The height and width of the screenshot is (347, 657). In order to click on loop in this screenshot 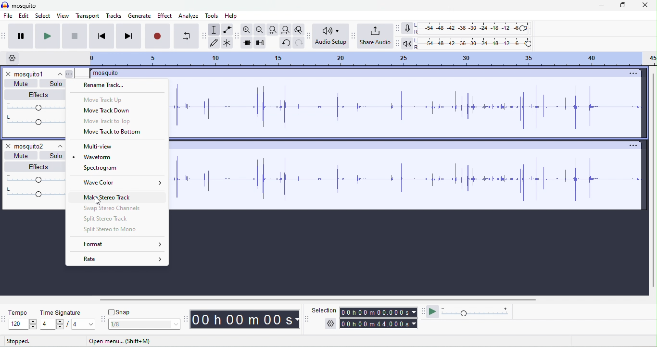, I will do `click(187, 36)`.